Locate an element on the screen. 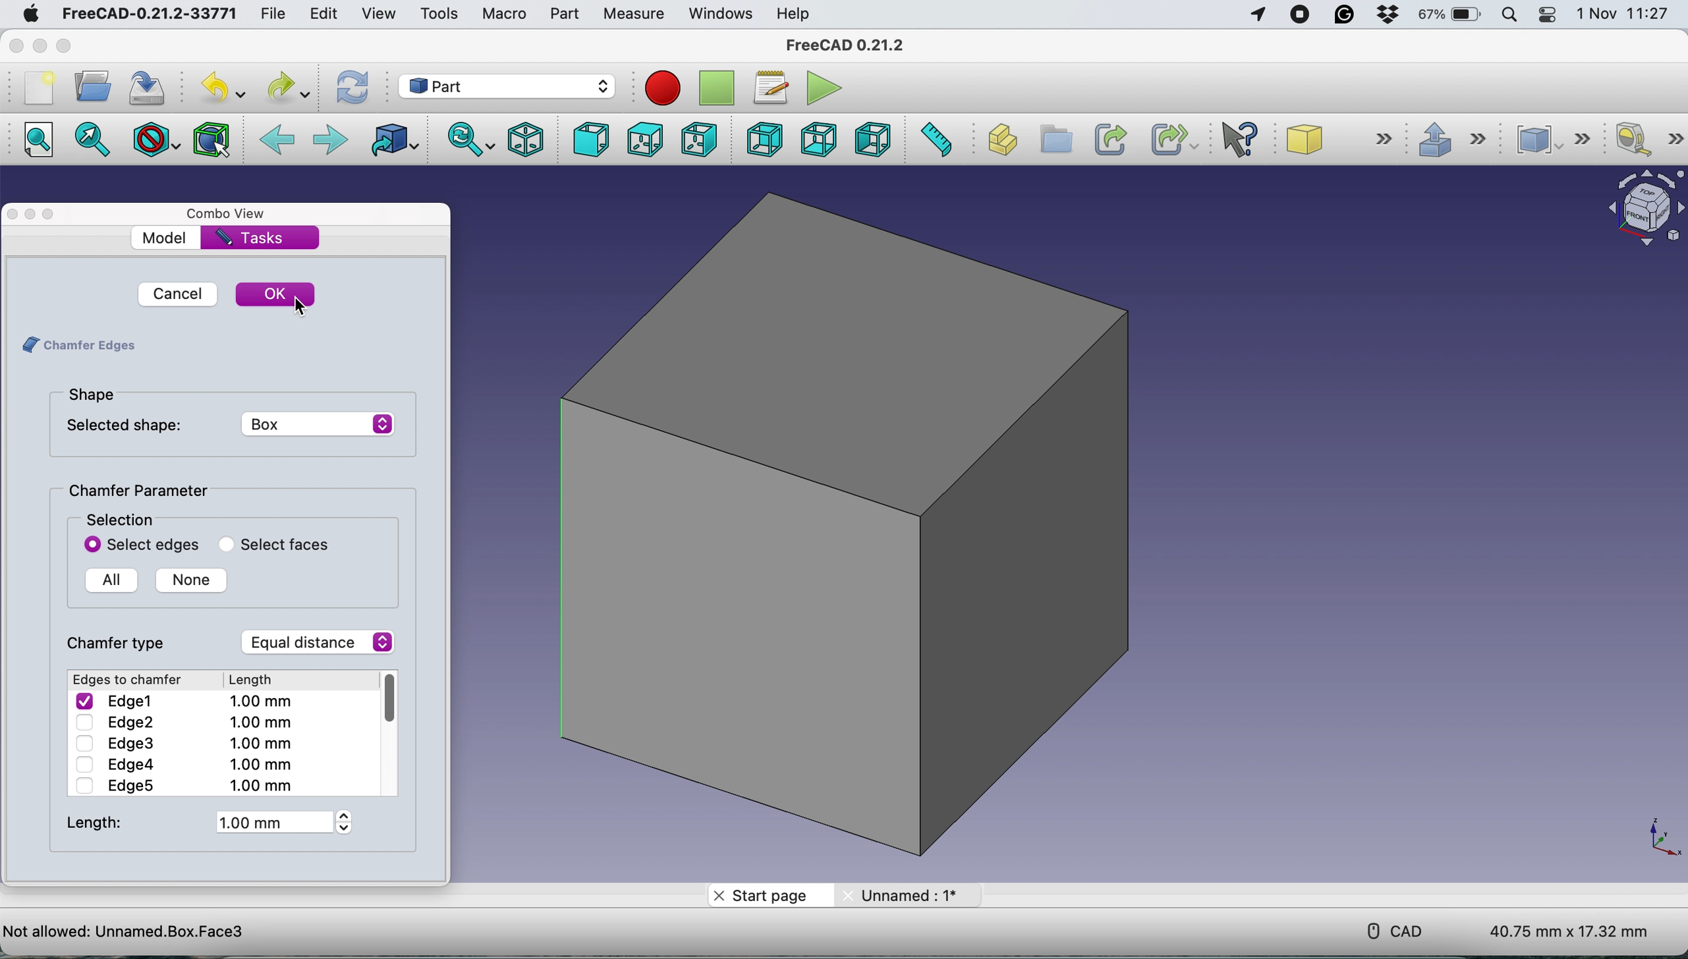 This screenshot has width=1688, height=959. lenght is located at coordinates (101, 823).